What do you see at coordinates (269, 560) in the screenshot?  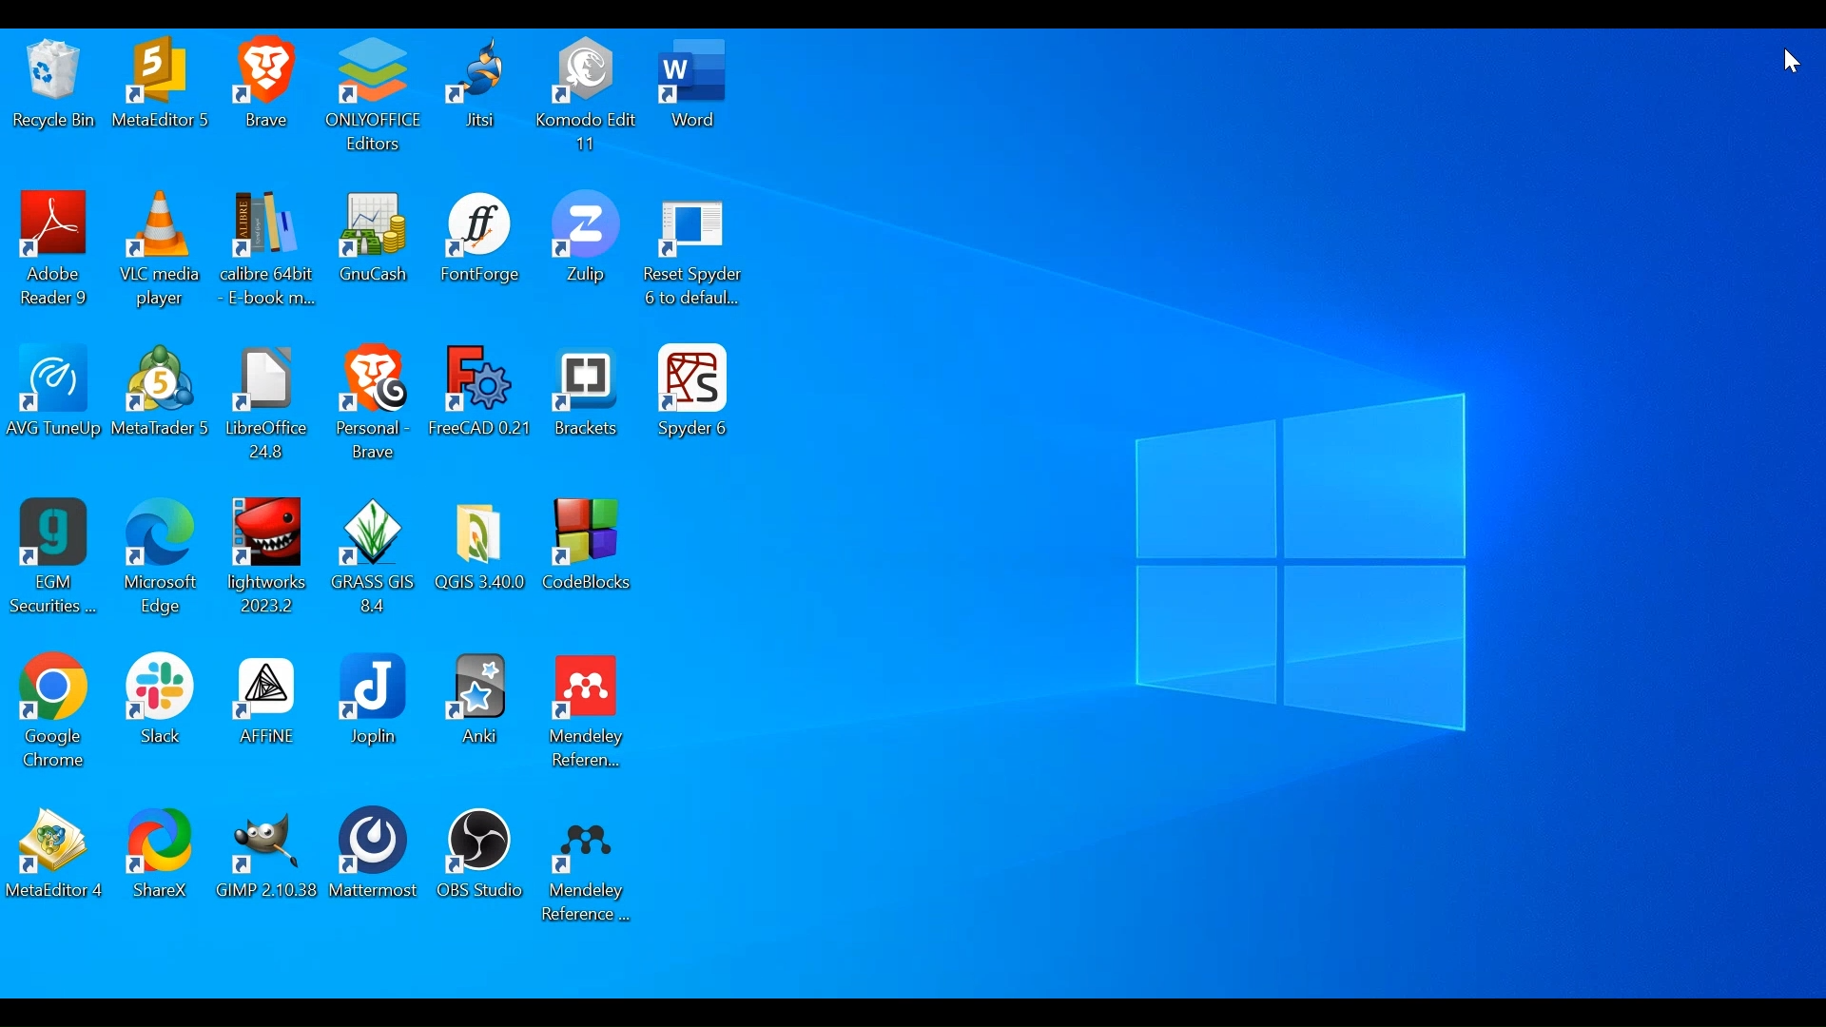 I see `Lightworks 2023.2` at bounding box center [269, 560].